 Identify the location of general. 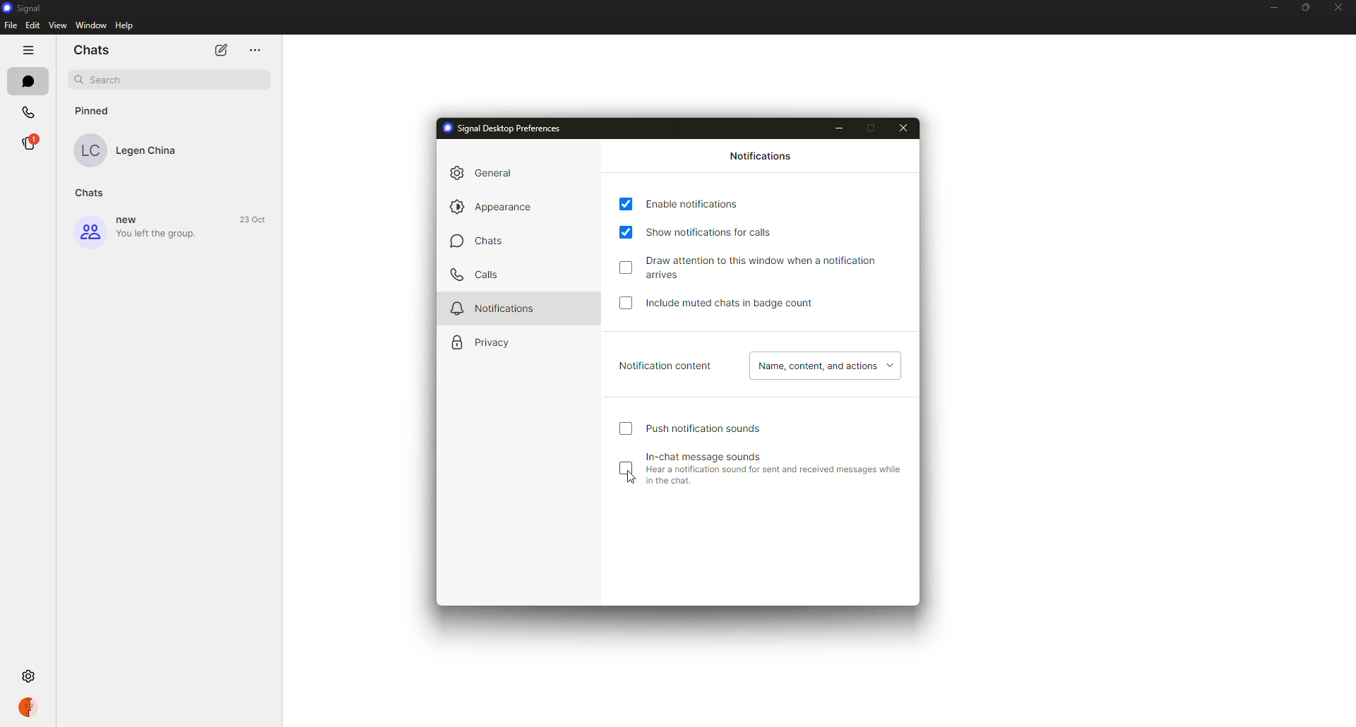
(482, 174).